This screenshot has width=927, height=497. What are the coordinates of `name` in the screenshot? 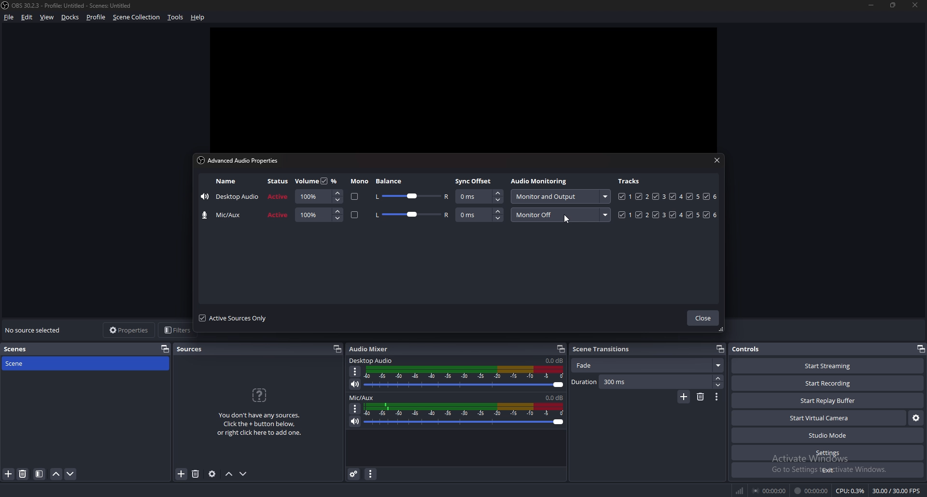 It's located at (230, 196).